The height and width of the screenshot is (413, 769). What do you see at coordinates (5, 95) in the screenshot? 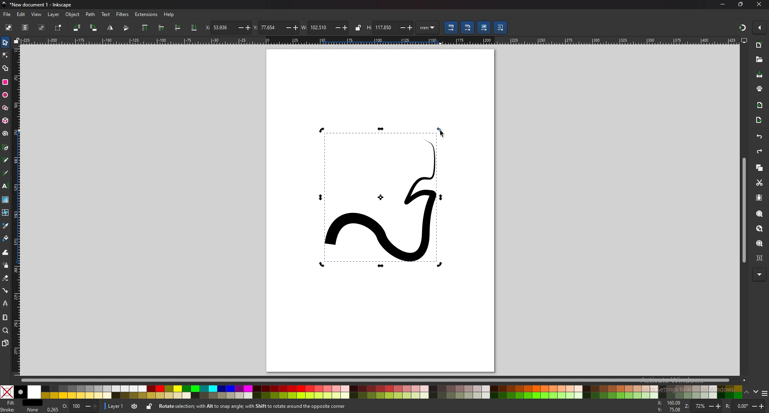
I see `ellipse` at bounding box center [5, 95].